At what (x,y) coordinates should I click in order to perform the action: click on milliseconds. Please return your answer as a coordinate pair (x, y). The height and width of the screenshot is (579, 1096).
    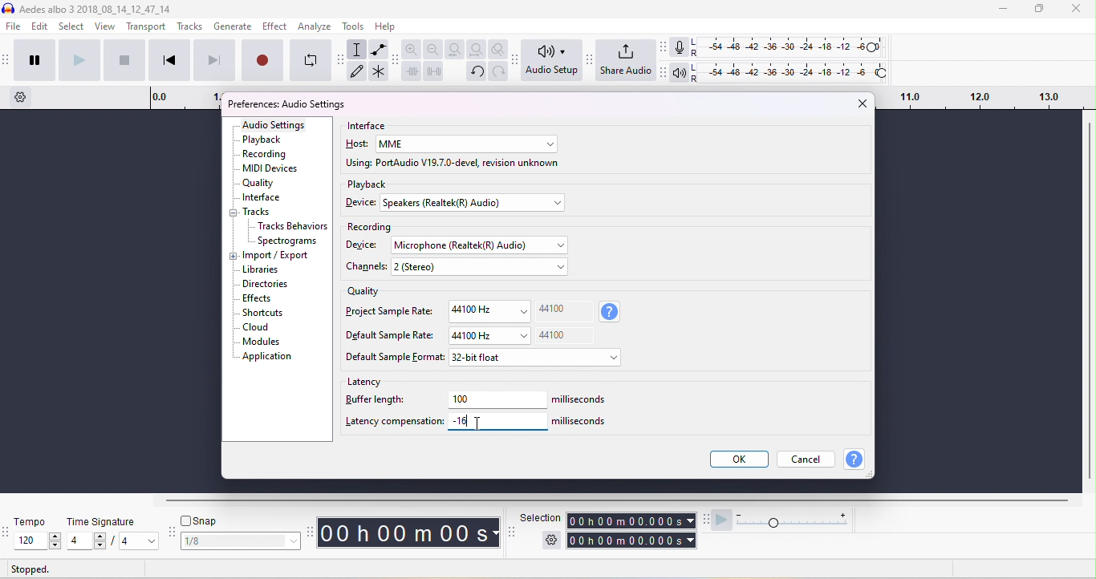
    Looking at the image, I should click on (581, 420).